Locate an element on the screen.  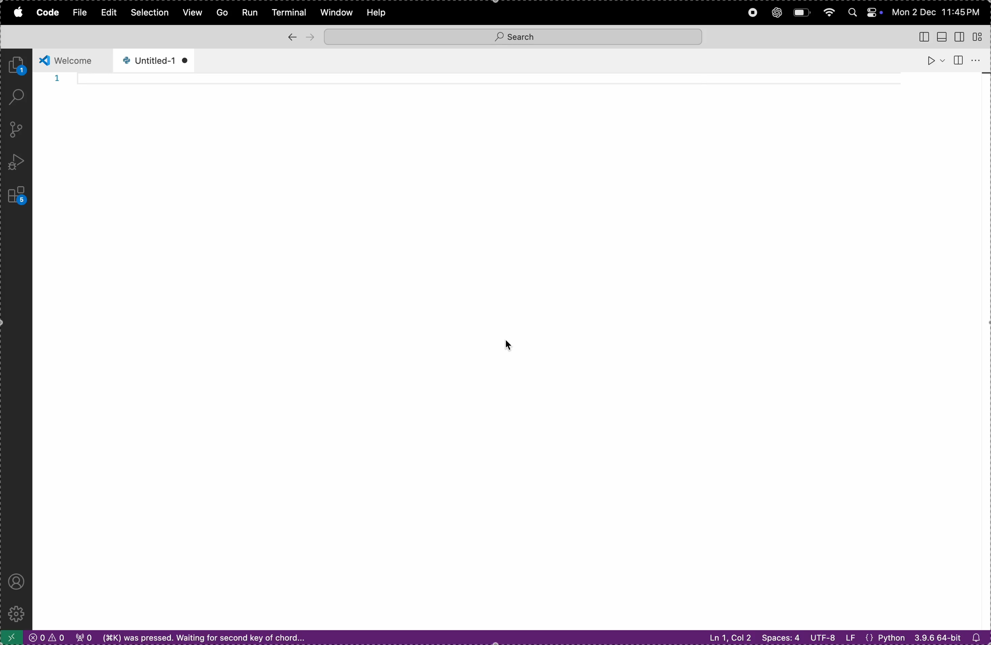
no ports forwarded is located at coordinates (83, 637).